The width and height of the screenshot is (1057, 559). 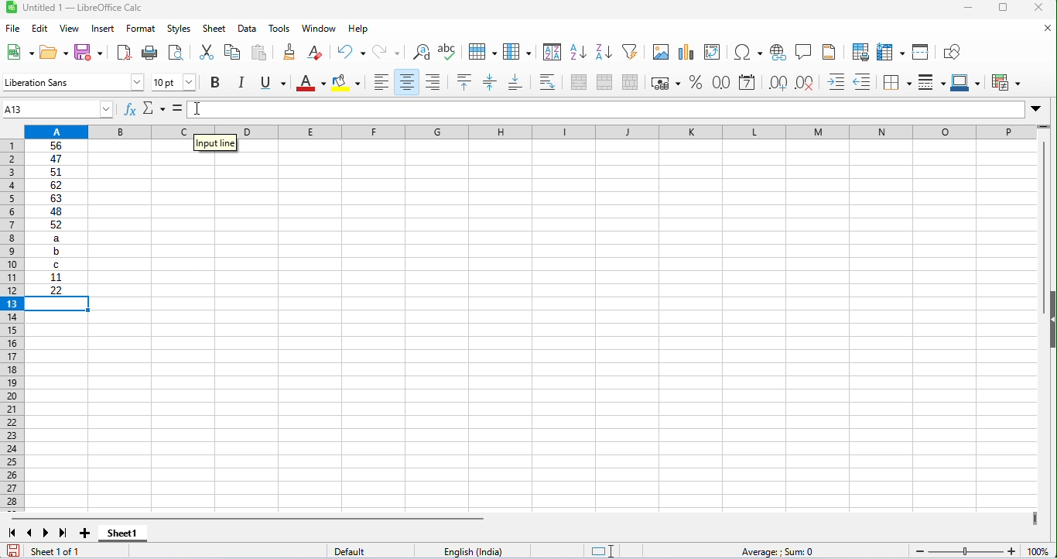 What do you see at coordinates (215, 146) in the screenshot?
I see `input line` at bounding box center [215, 146].